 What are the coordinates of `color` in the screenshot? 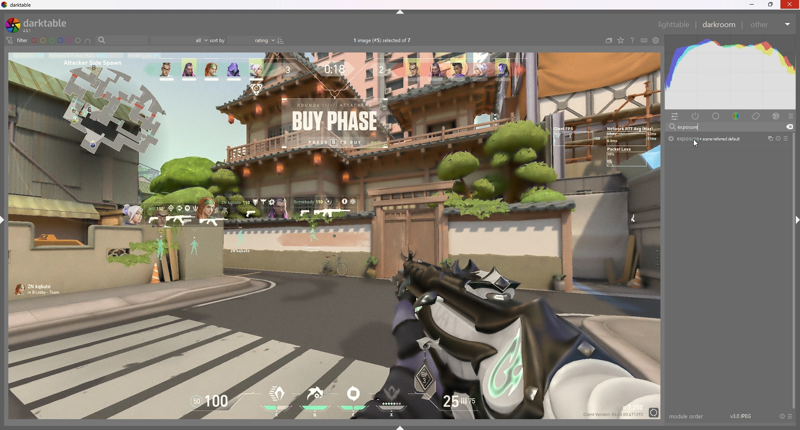 It's located at (736, 116).